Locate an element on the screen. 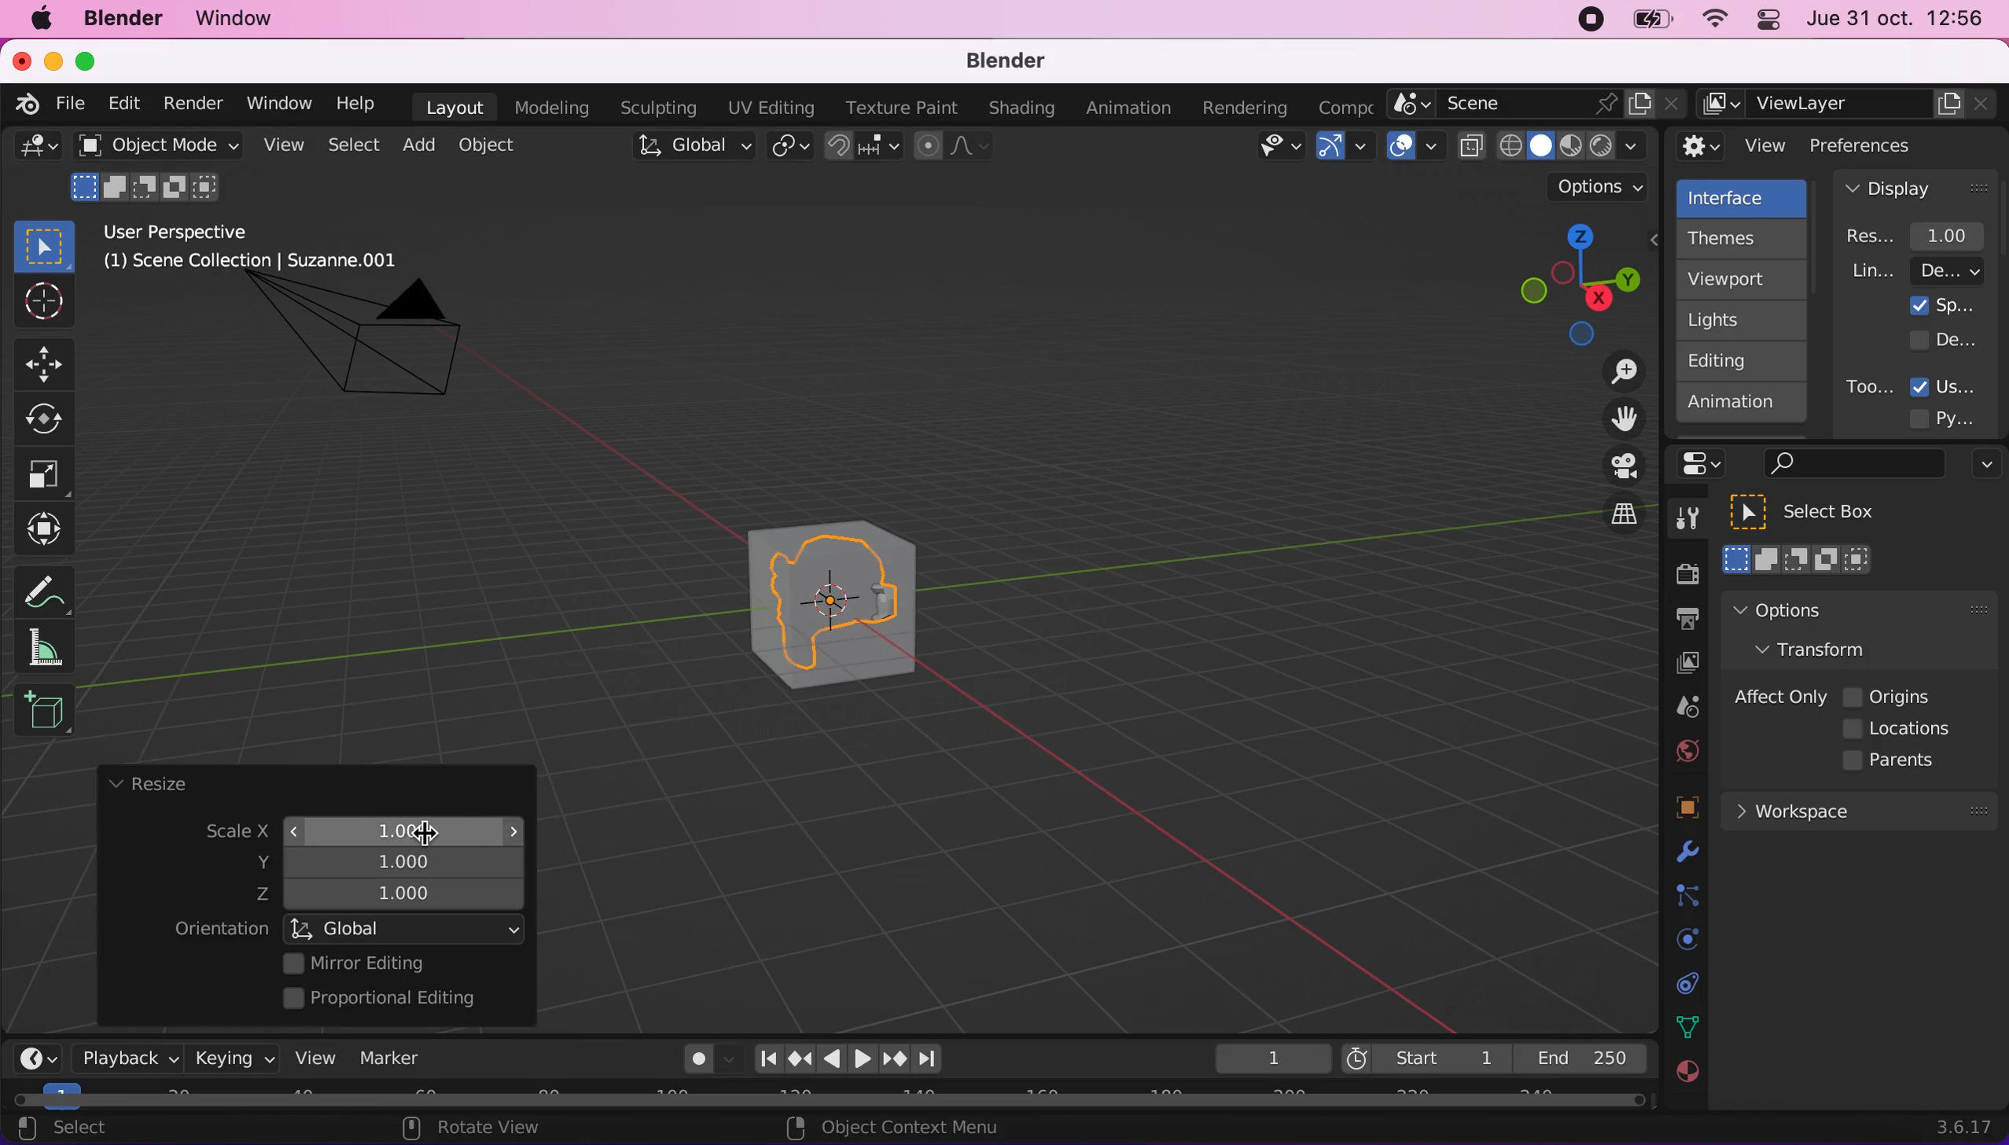  line width is located at coordinates (1916, 271).